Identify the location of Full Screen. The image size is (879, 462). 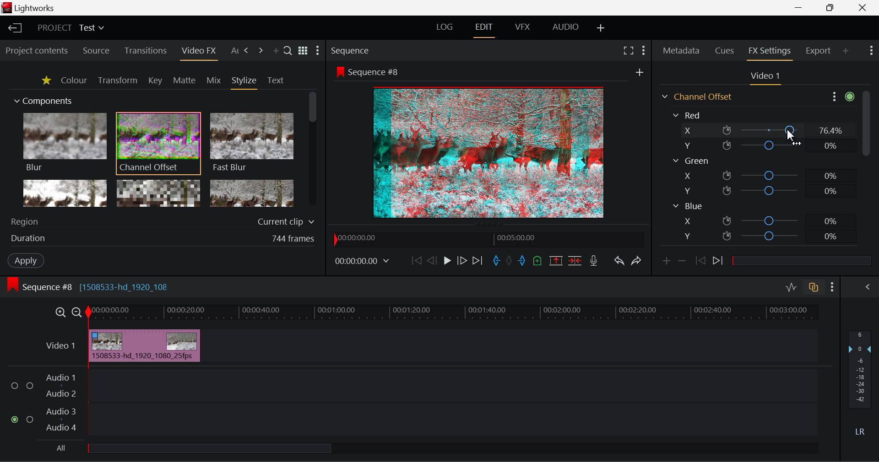
(629, 52).